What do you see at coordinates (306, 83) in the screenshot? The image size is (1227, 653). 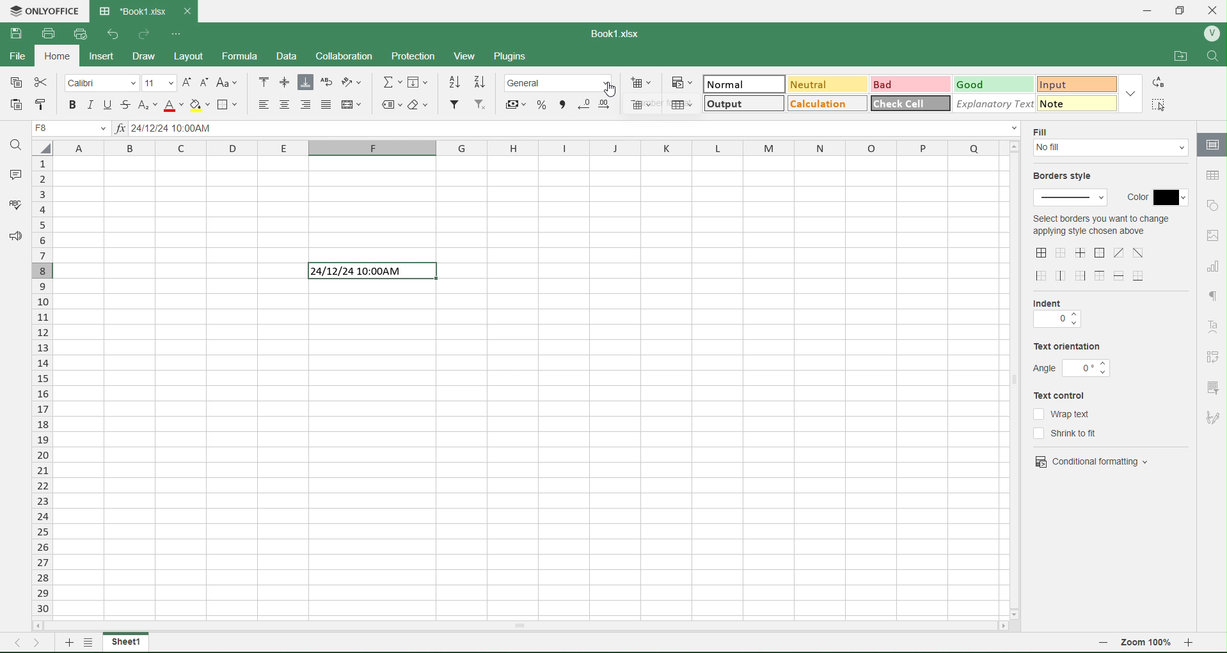 I see `Align Bottom` at bounding box center [306, 83].